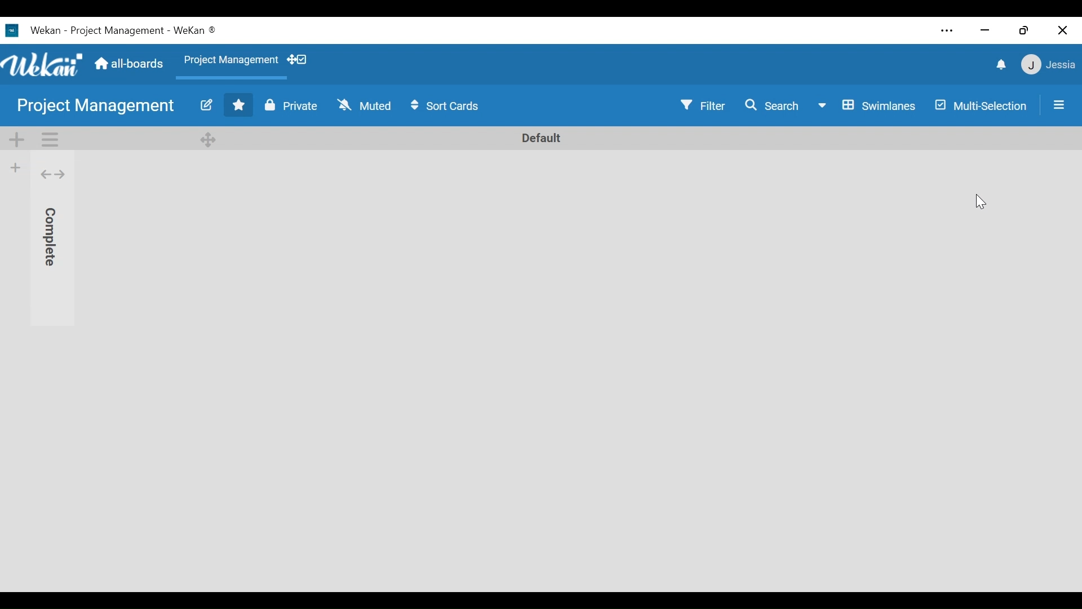 The image size is (1082, 609). I want to click on Logo, so click(43, 65).